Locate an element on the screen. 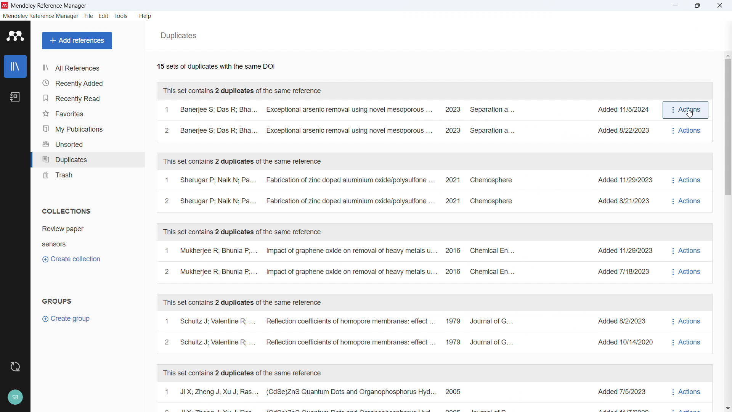  Duplicates  is located at coordinates (178, 36).